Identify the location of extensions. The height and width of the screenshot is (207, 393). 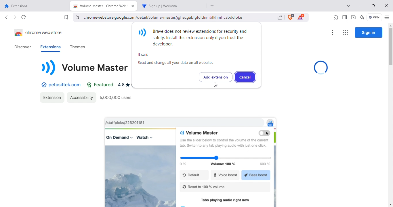
(49, 47).